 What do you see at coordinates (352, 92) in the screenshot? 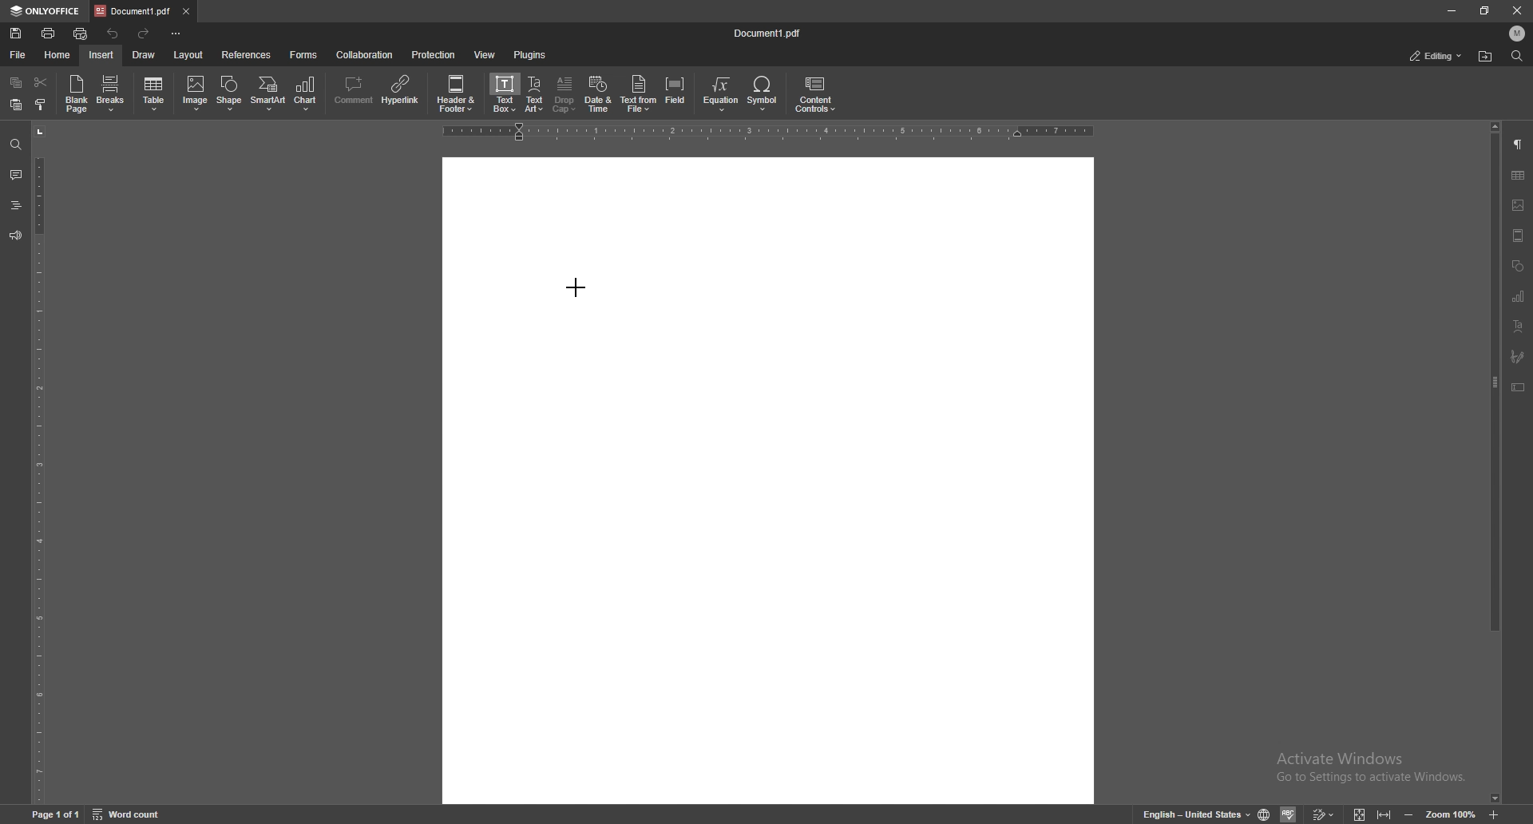
I see `comment` at bounding box center [352, 92].